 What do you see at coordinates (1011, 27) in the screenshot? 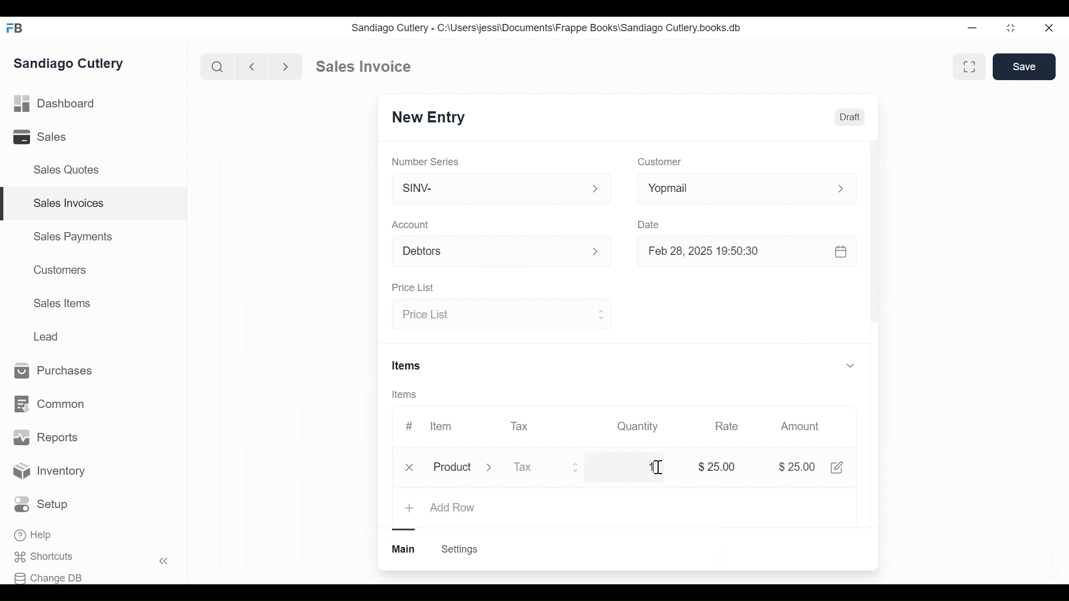
I see `restore` at bounding box center [1011, 27].